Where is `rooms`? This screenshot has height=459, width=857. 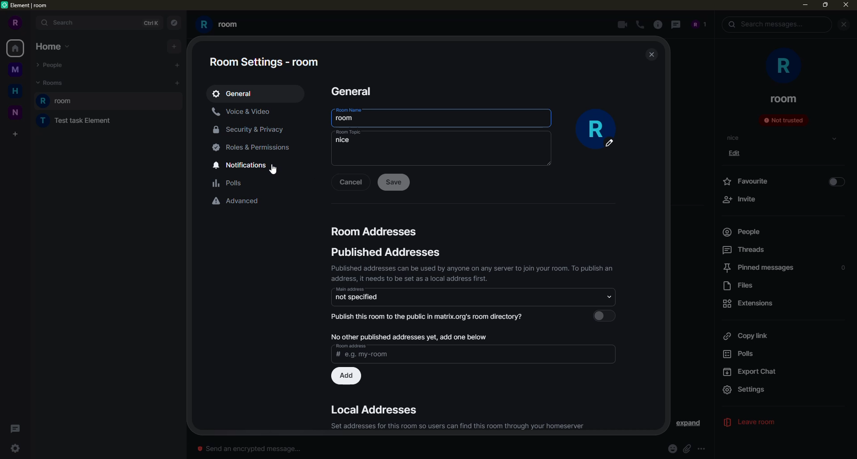
rooms is located at coordinates (50, 83).